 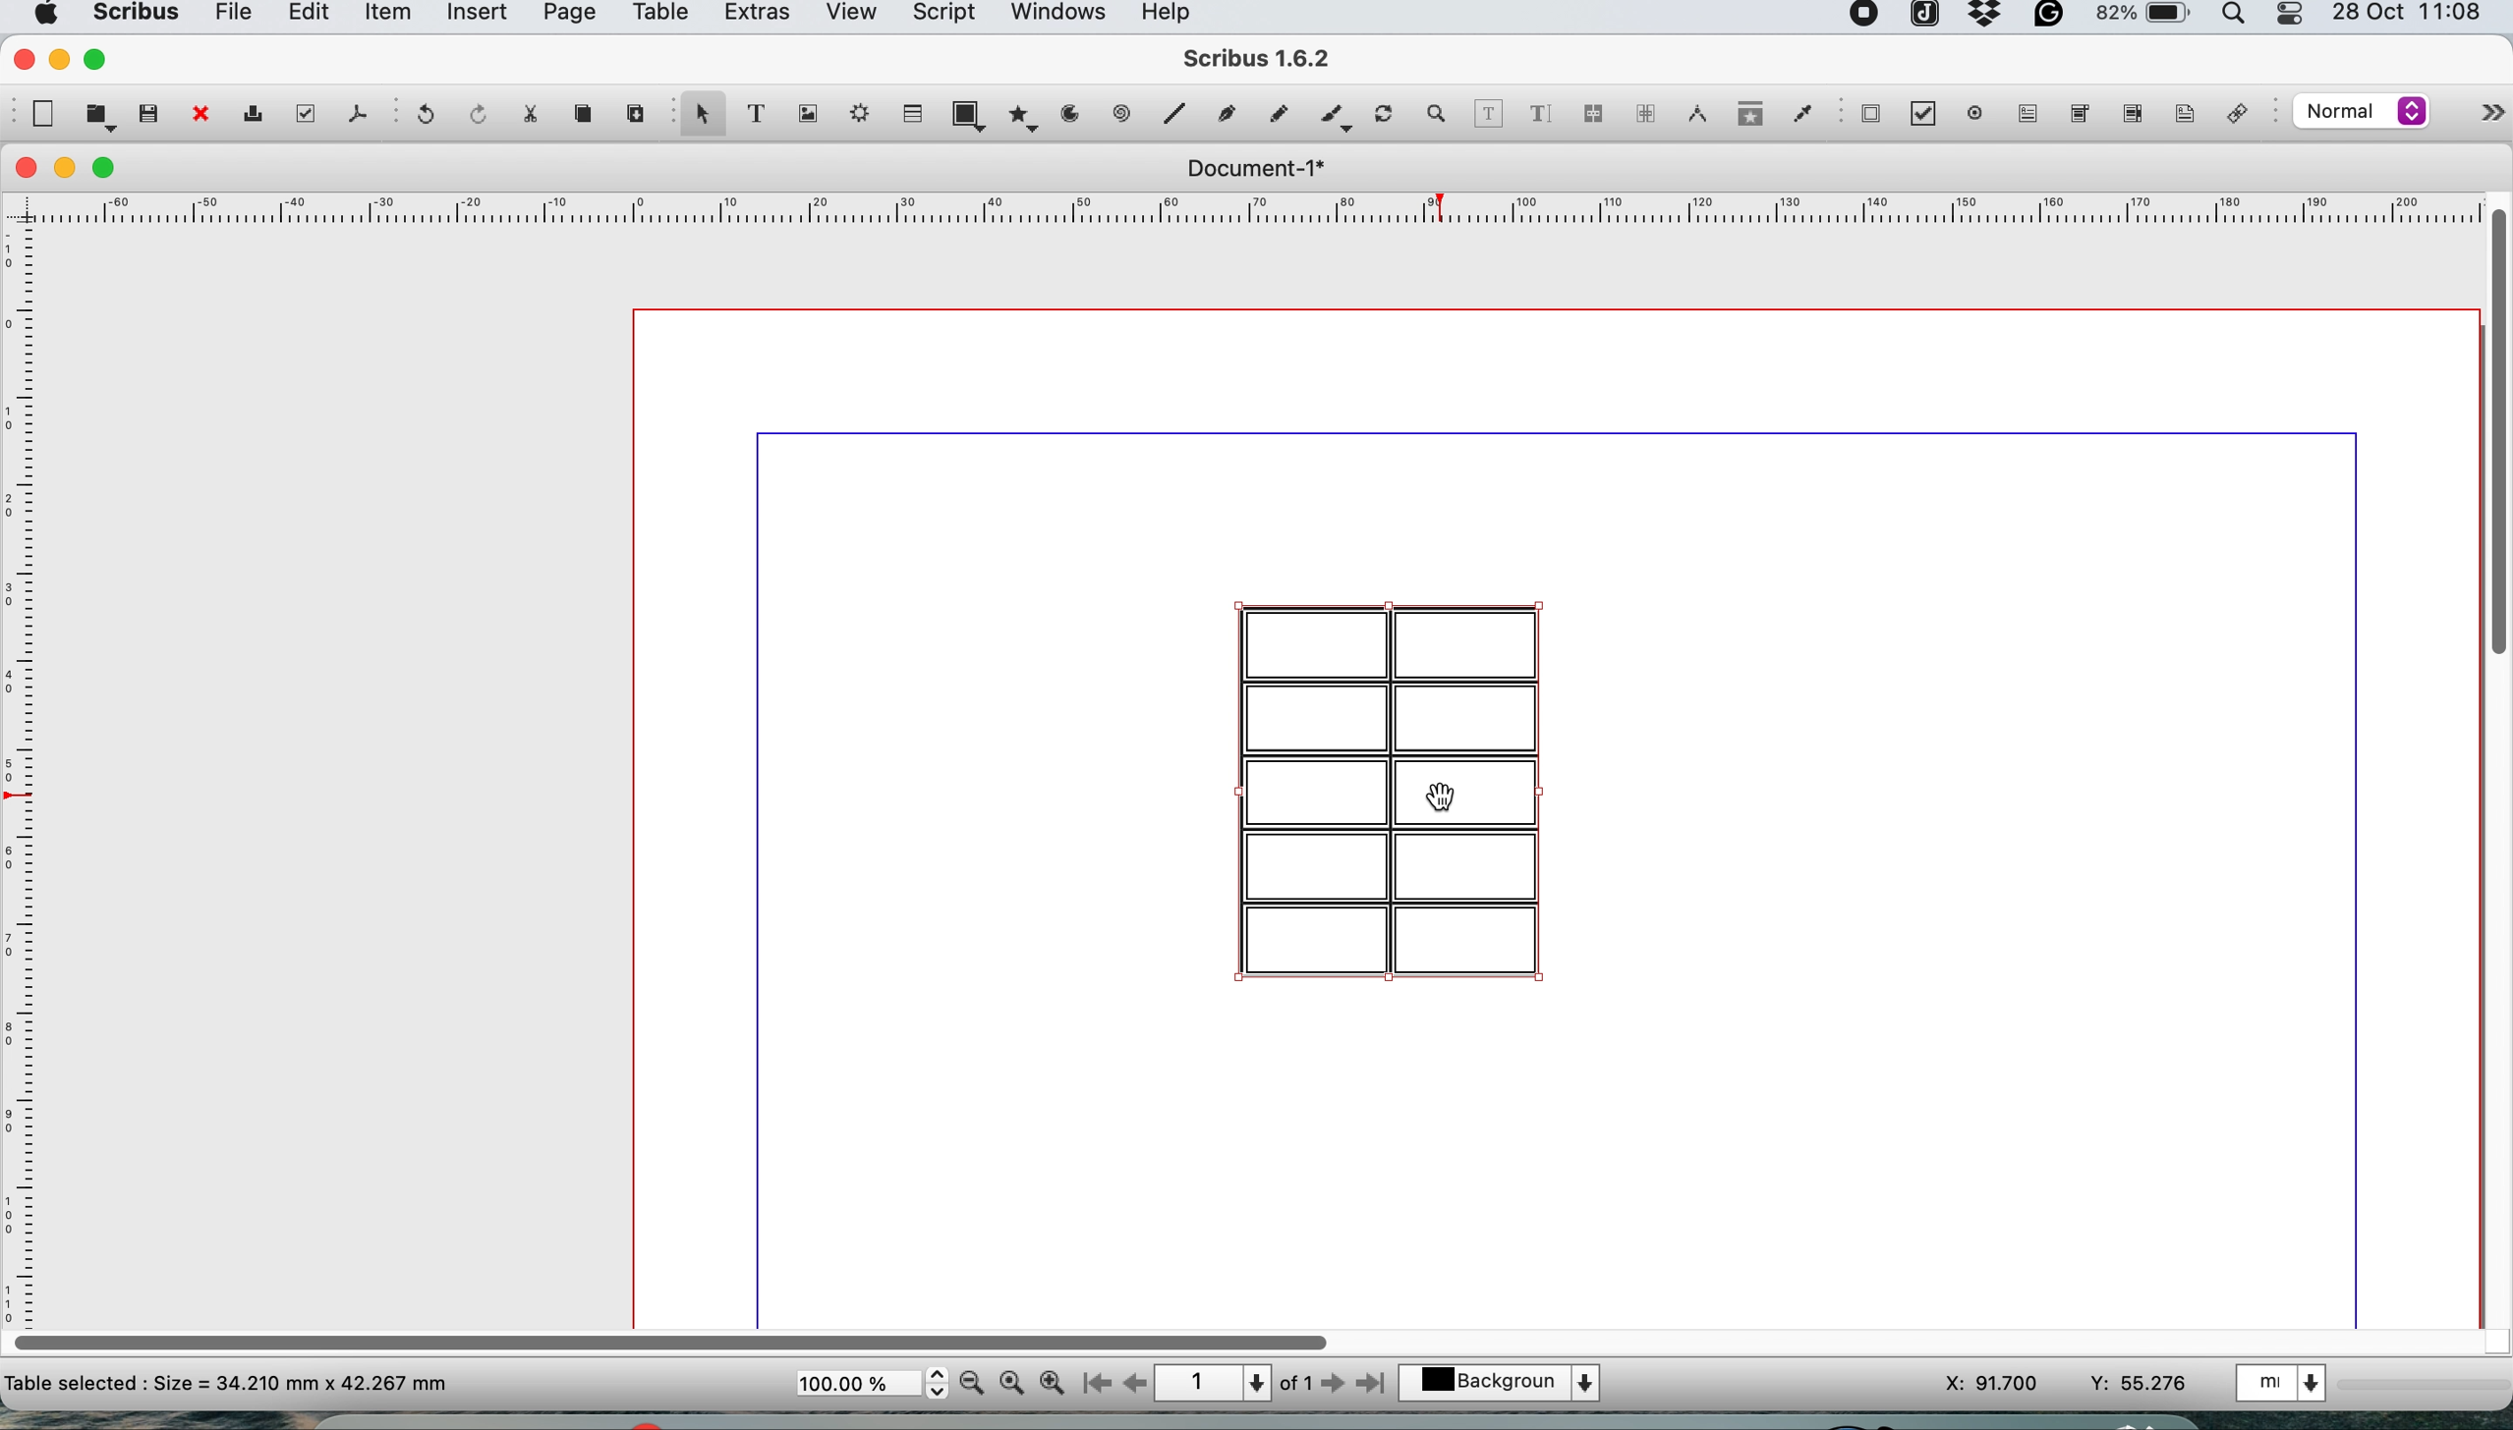 I want to click on text frame, so click(x=754, y=117).